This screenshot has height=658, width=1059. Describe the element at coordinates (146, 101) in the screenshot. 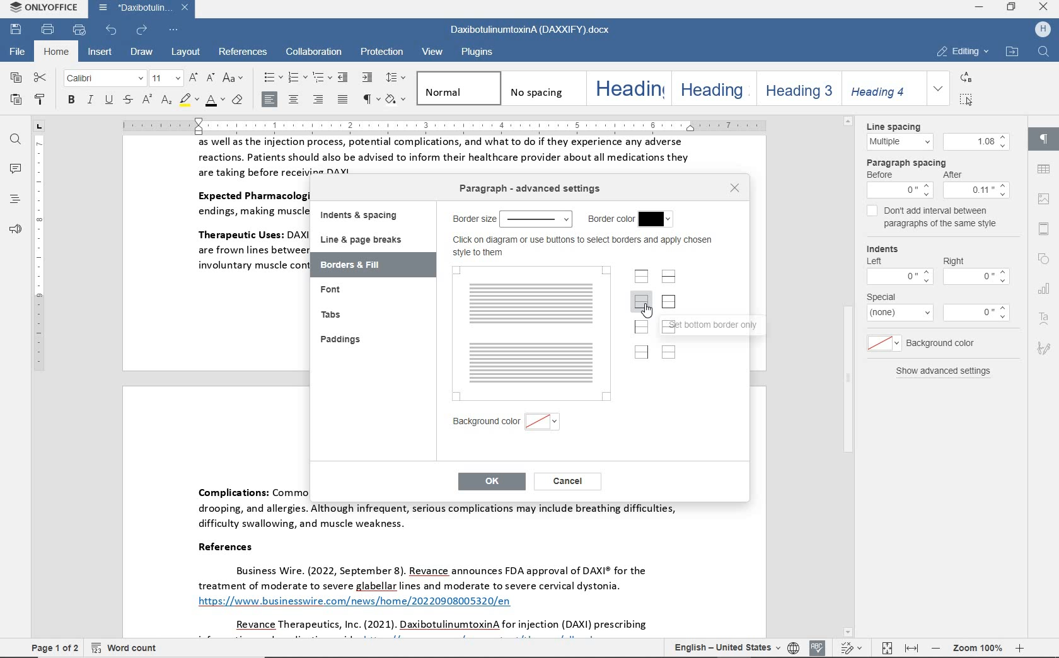

I see `superscript` at that location.